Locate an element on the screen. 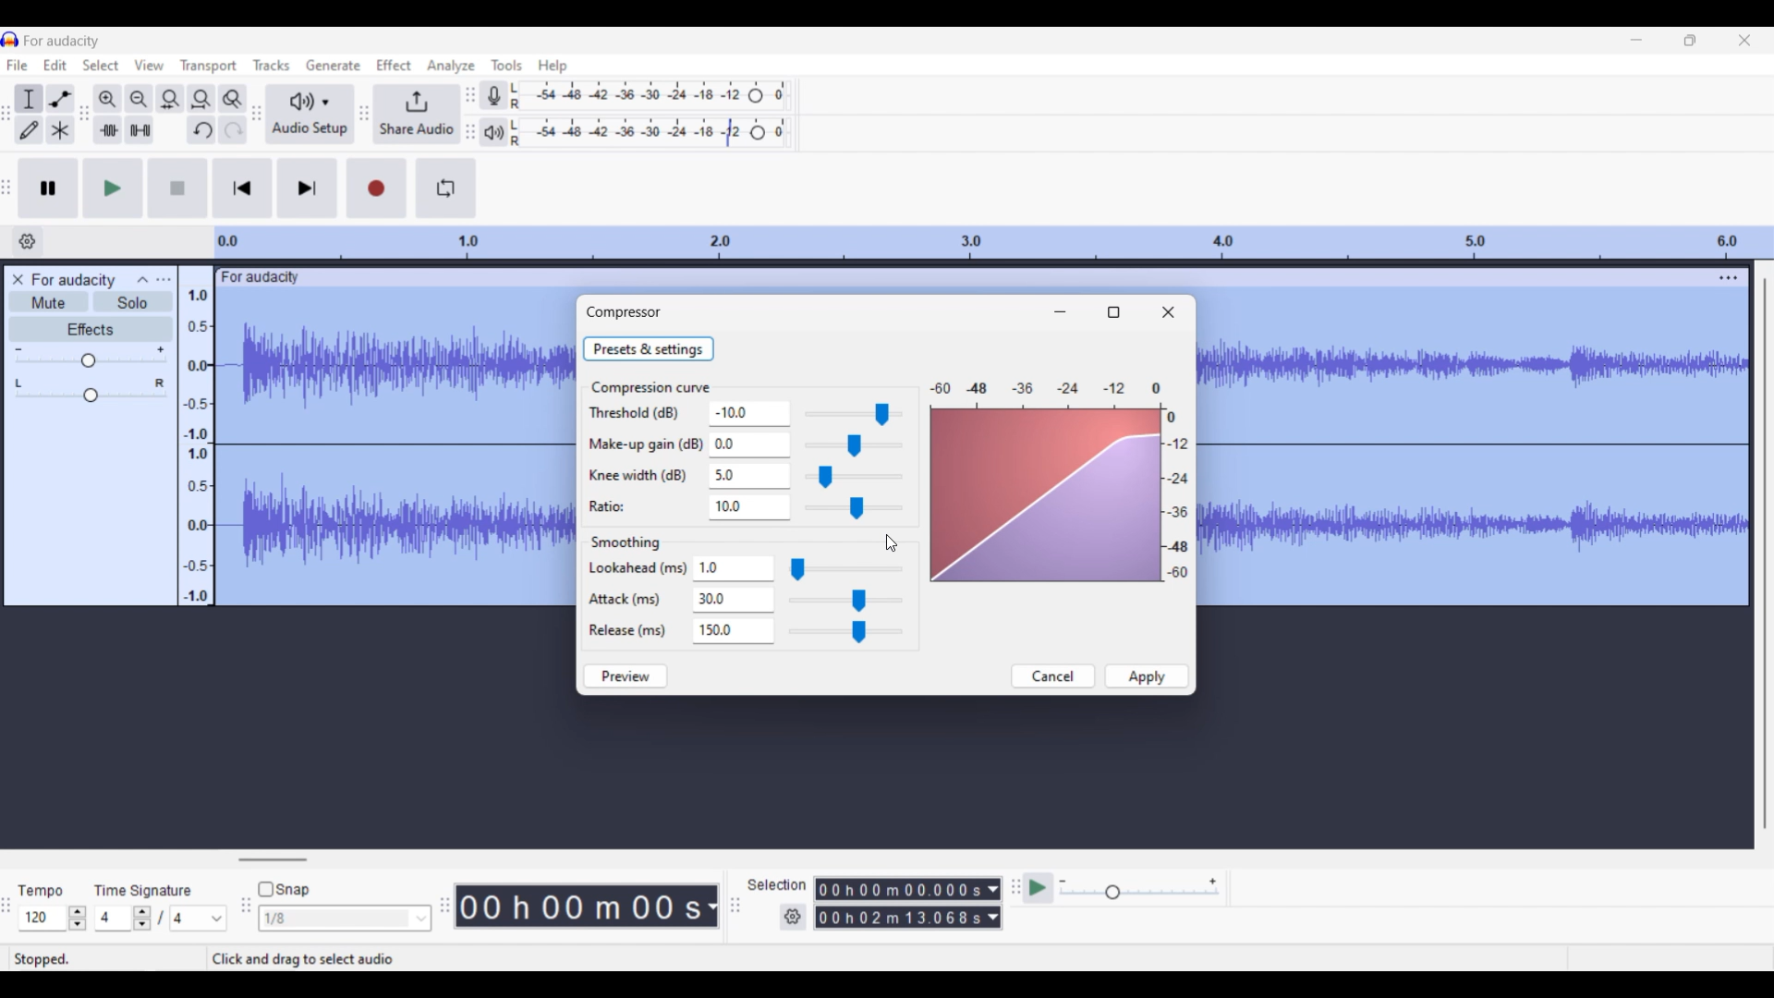 This screenshot has height=998, width=1774. Software logo is located at coordinates (10, 40).